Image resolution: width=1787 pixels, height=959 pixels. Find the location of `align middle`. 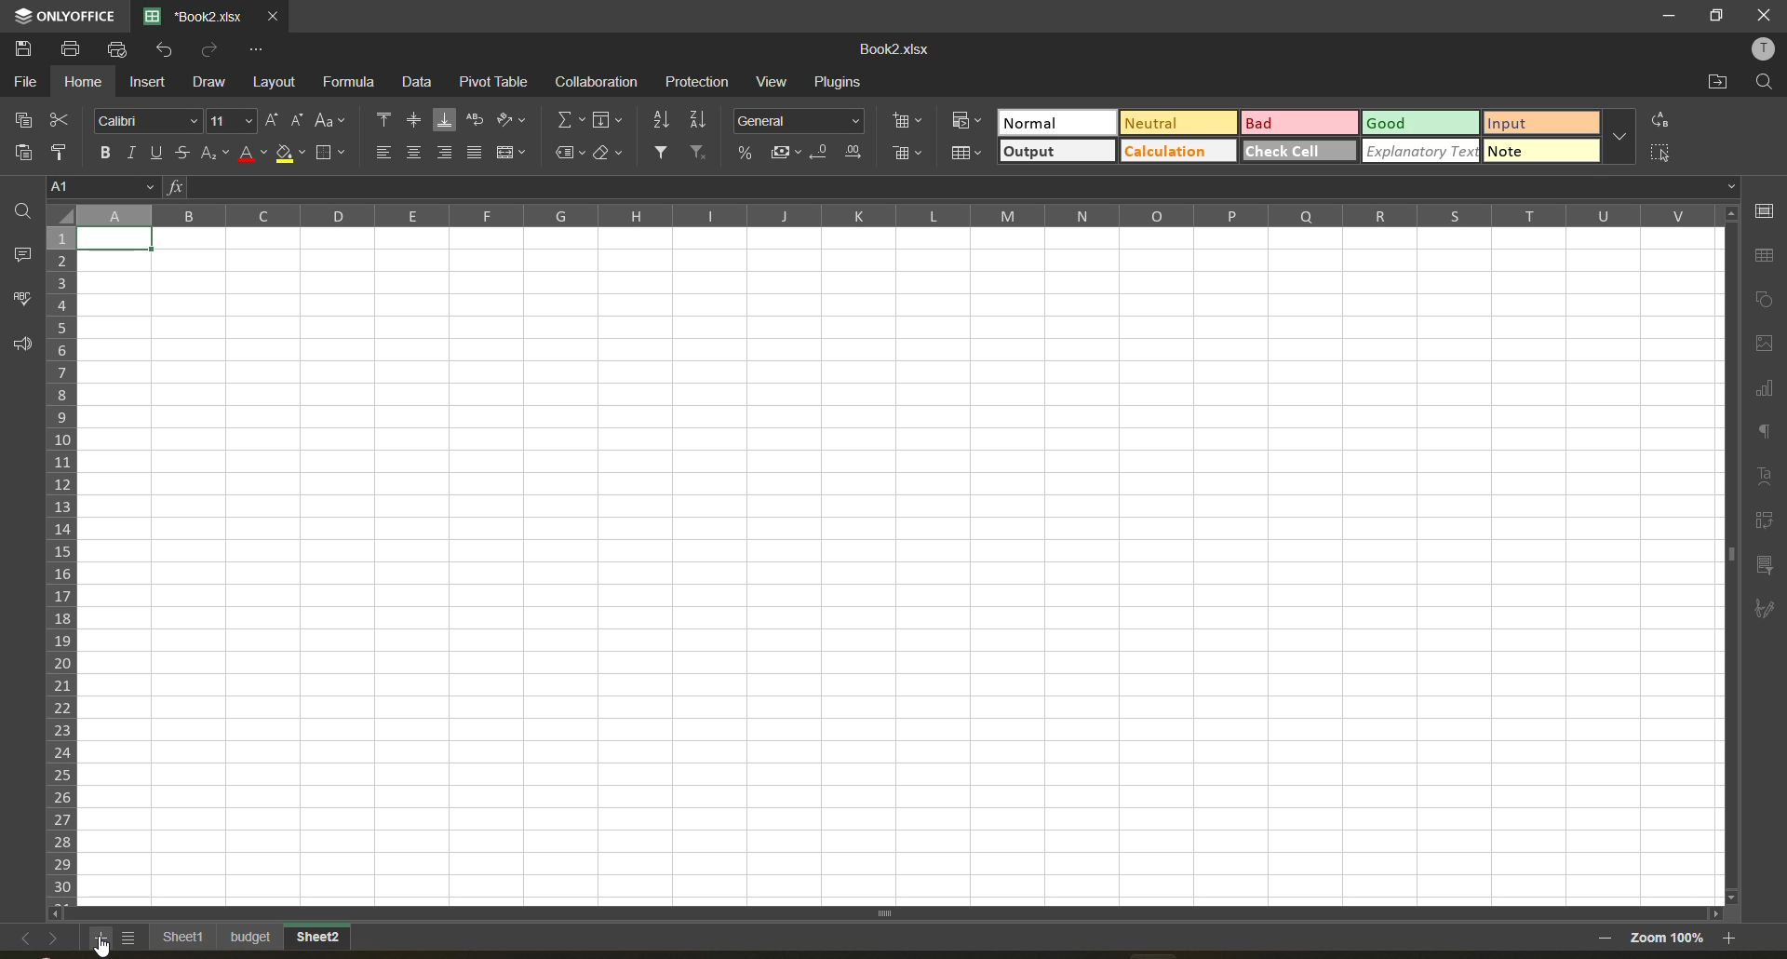

align middle is located at coordinates (414, 120).